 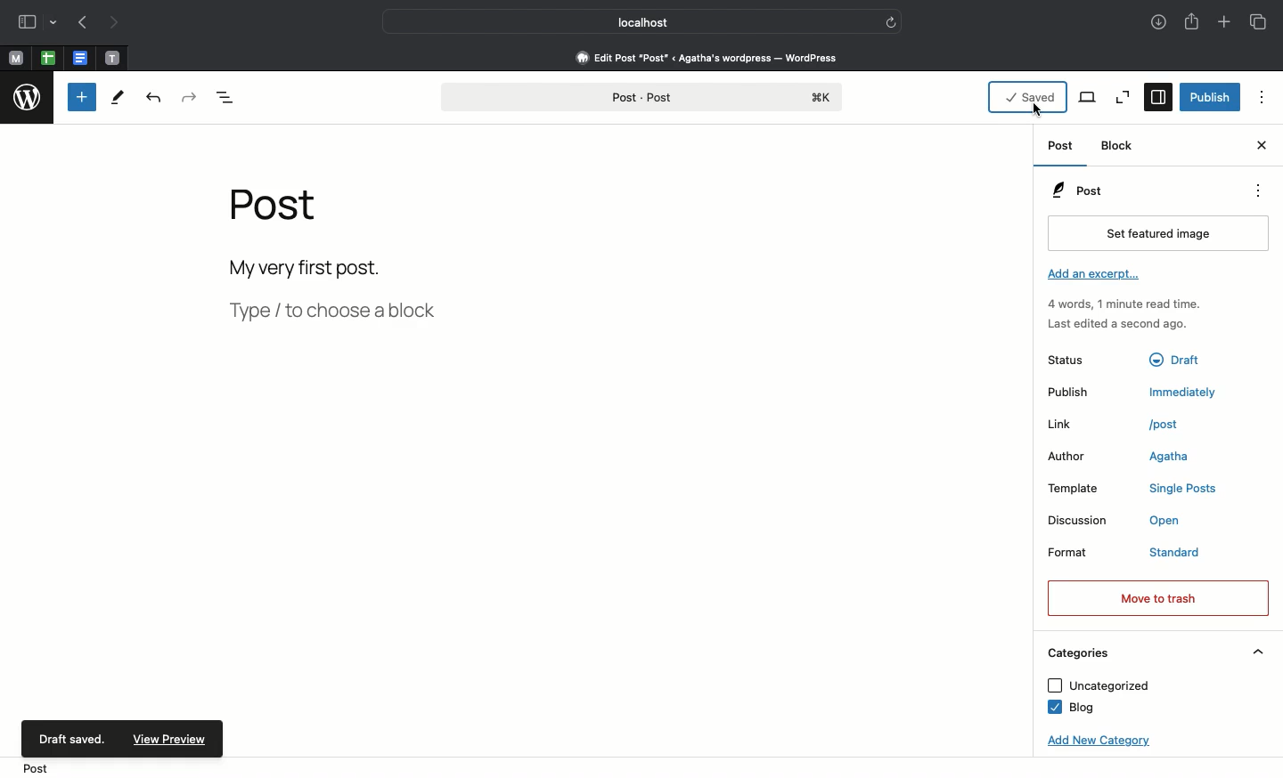 What do you see at coordinates (1077, 425) in the screenshot?
I see `Link` at bounding box center [1077, 425].